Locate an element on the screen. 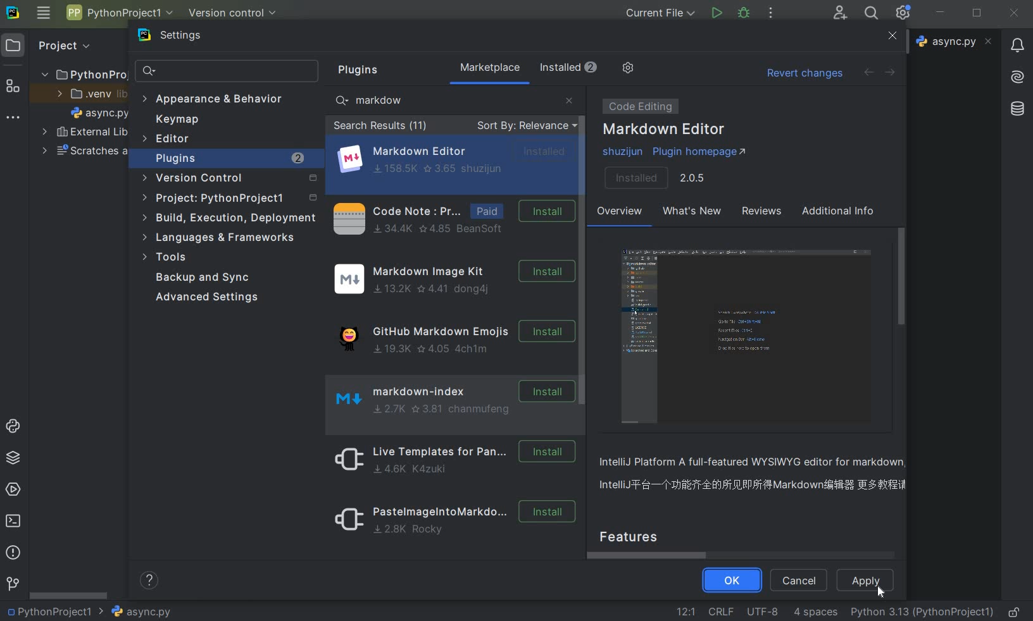  run is located at coordinates (716, 13).